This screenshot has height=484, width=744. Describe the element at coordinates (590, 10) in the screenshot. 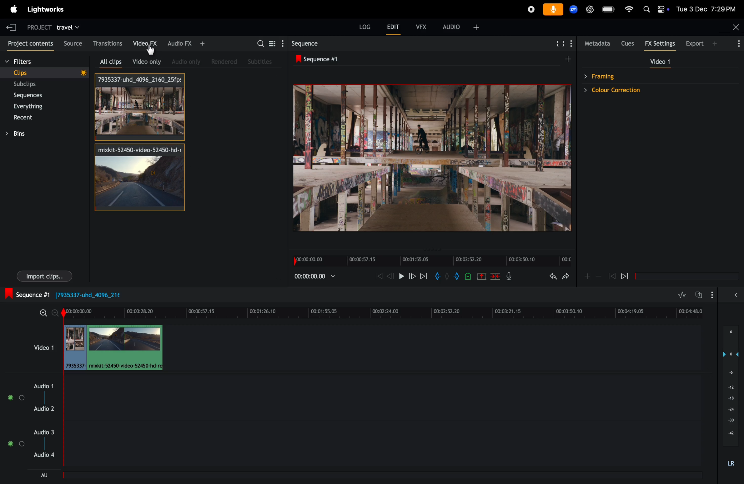

I see `chatgpt` at that location.